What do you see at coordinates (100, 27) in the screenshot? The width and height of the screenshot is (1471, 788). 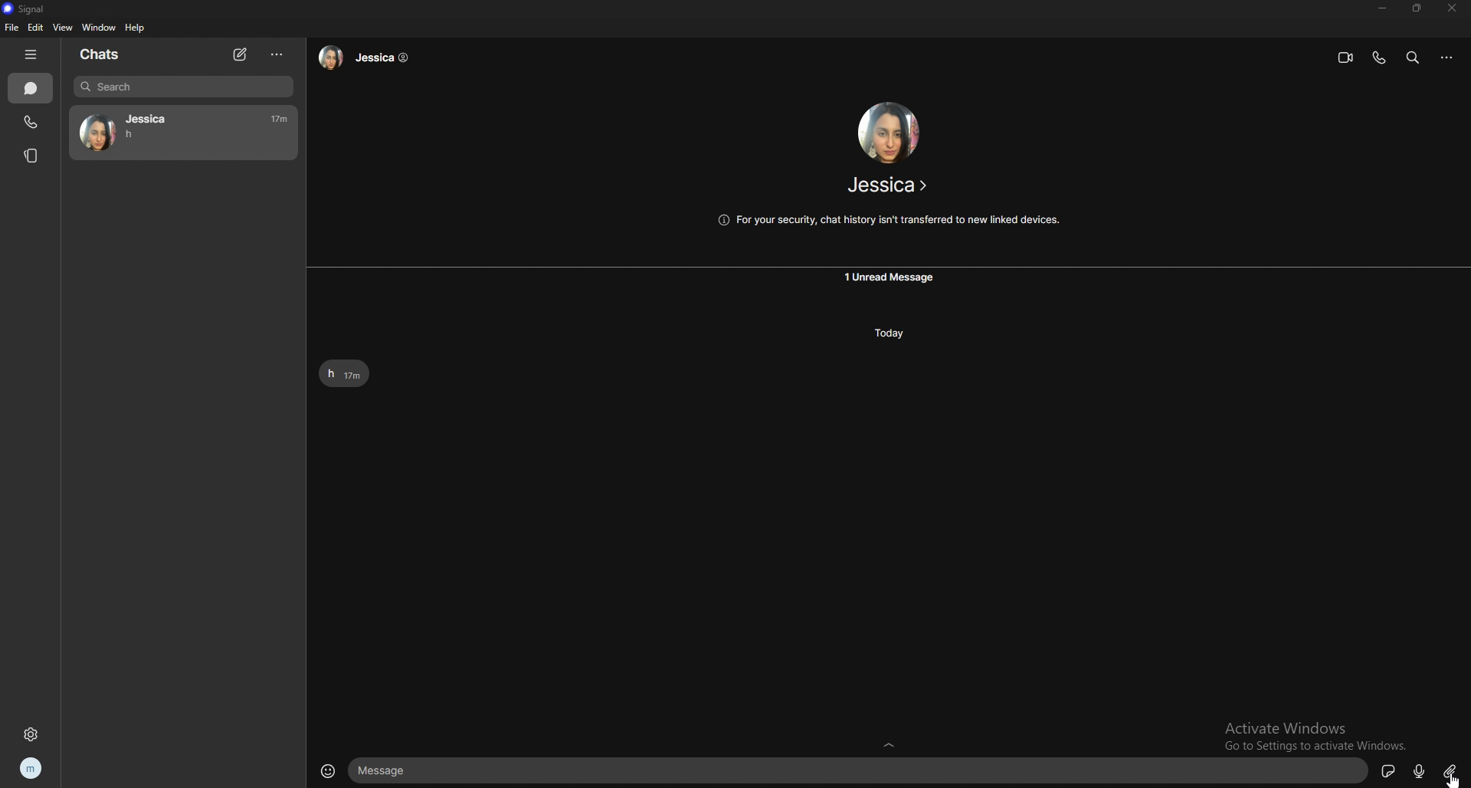 I see `window` at bounding box center [100, 27].